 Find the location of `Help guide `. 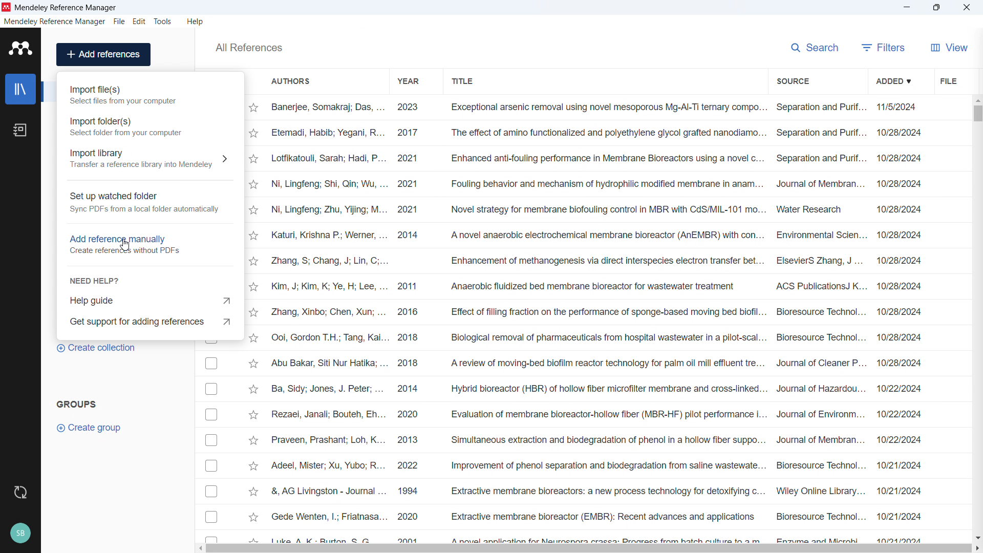

Help guide  is located at coordinates (152, 300).